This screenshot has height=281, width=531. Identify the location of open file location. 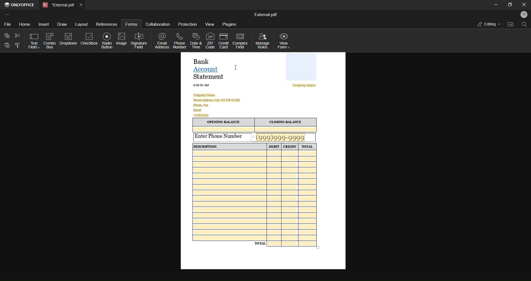
(510, 24).